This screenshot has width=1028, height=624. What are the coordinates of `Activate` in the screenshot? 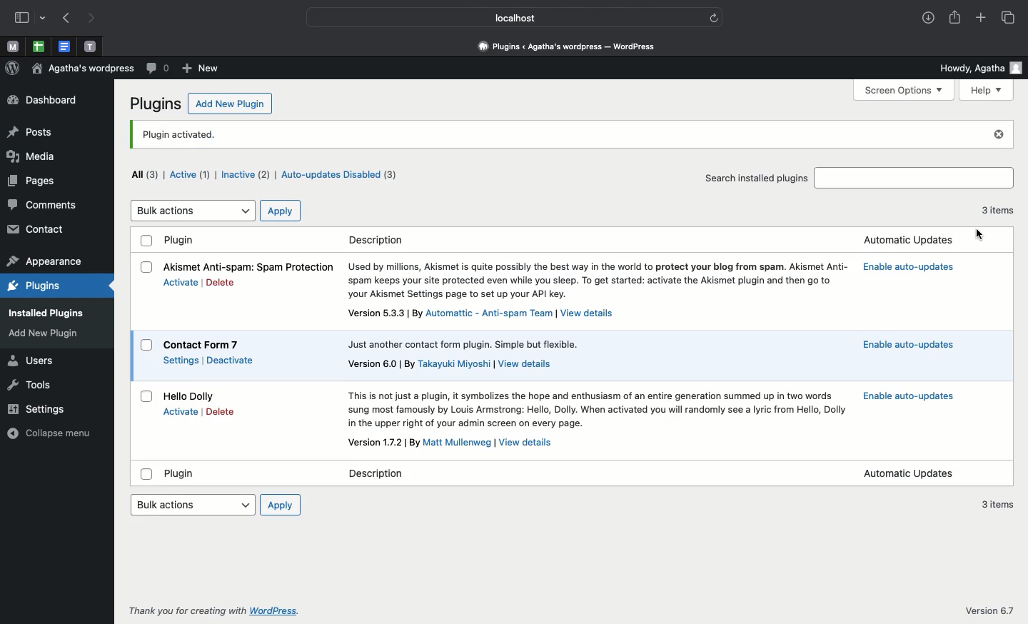 It's located at (181, 283).